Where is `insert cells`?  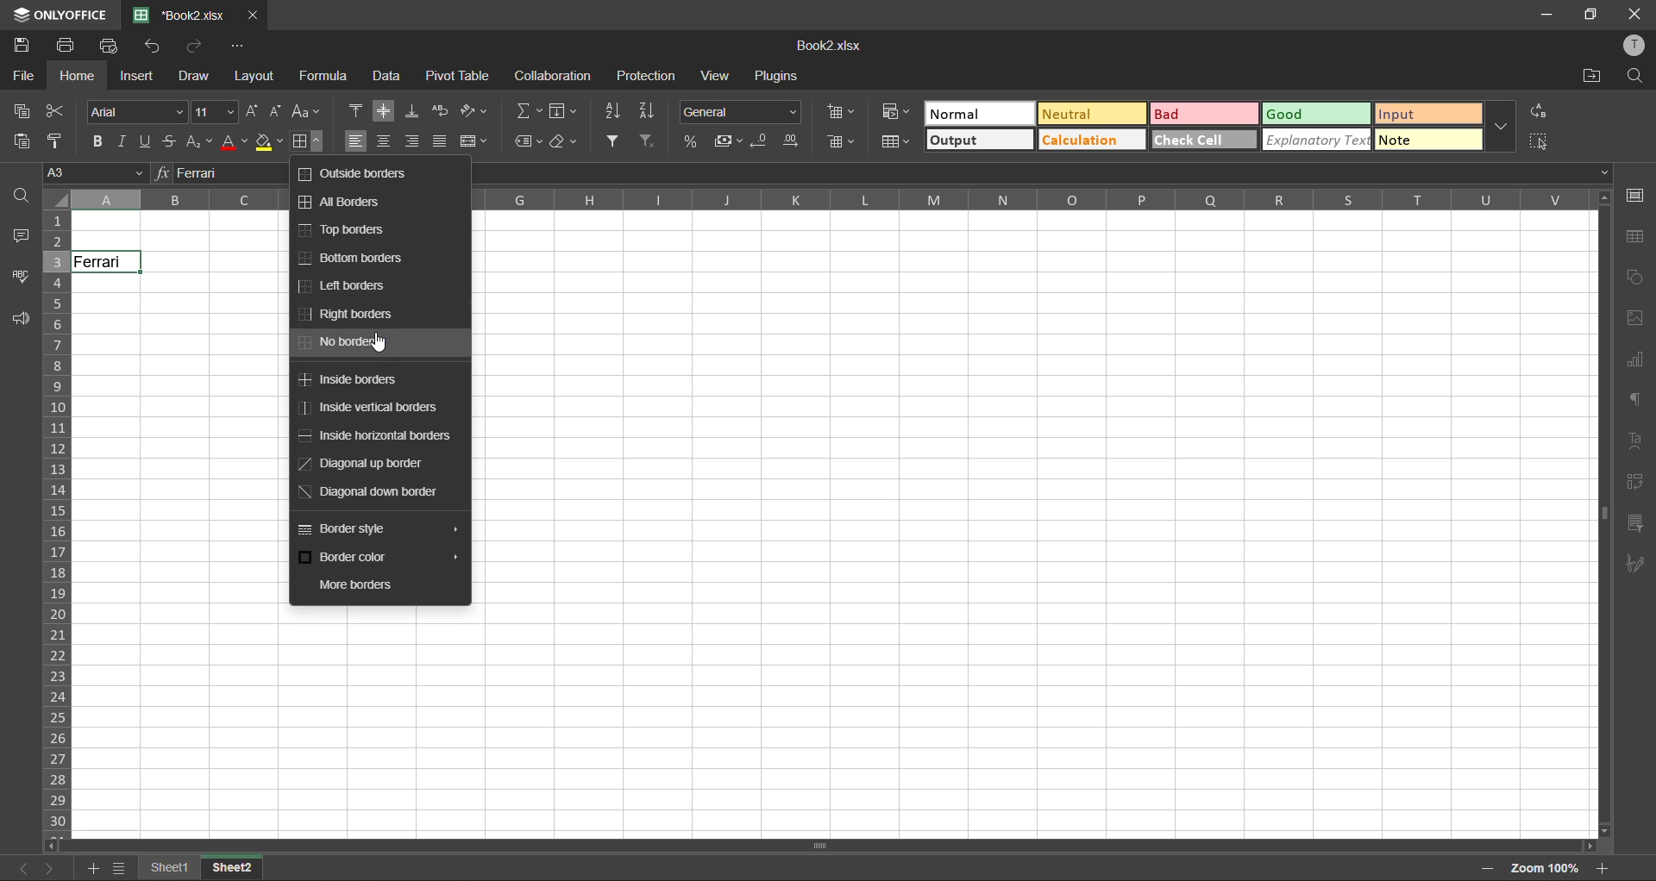
insert cells is located at coordinates (844, 115).